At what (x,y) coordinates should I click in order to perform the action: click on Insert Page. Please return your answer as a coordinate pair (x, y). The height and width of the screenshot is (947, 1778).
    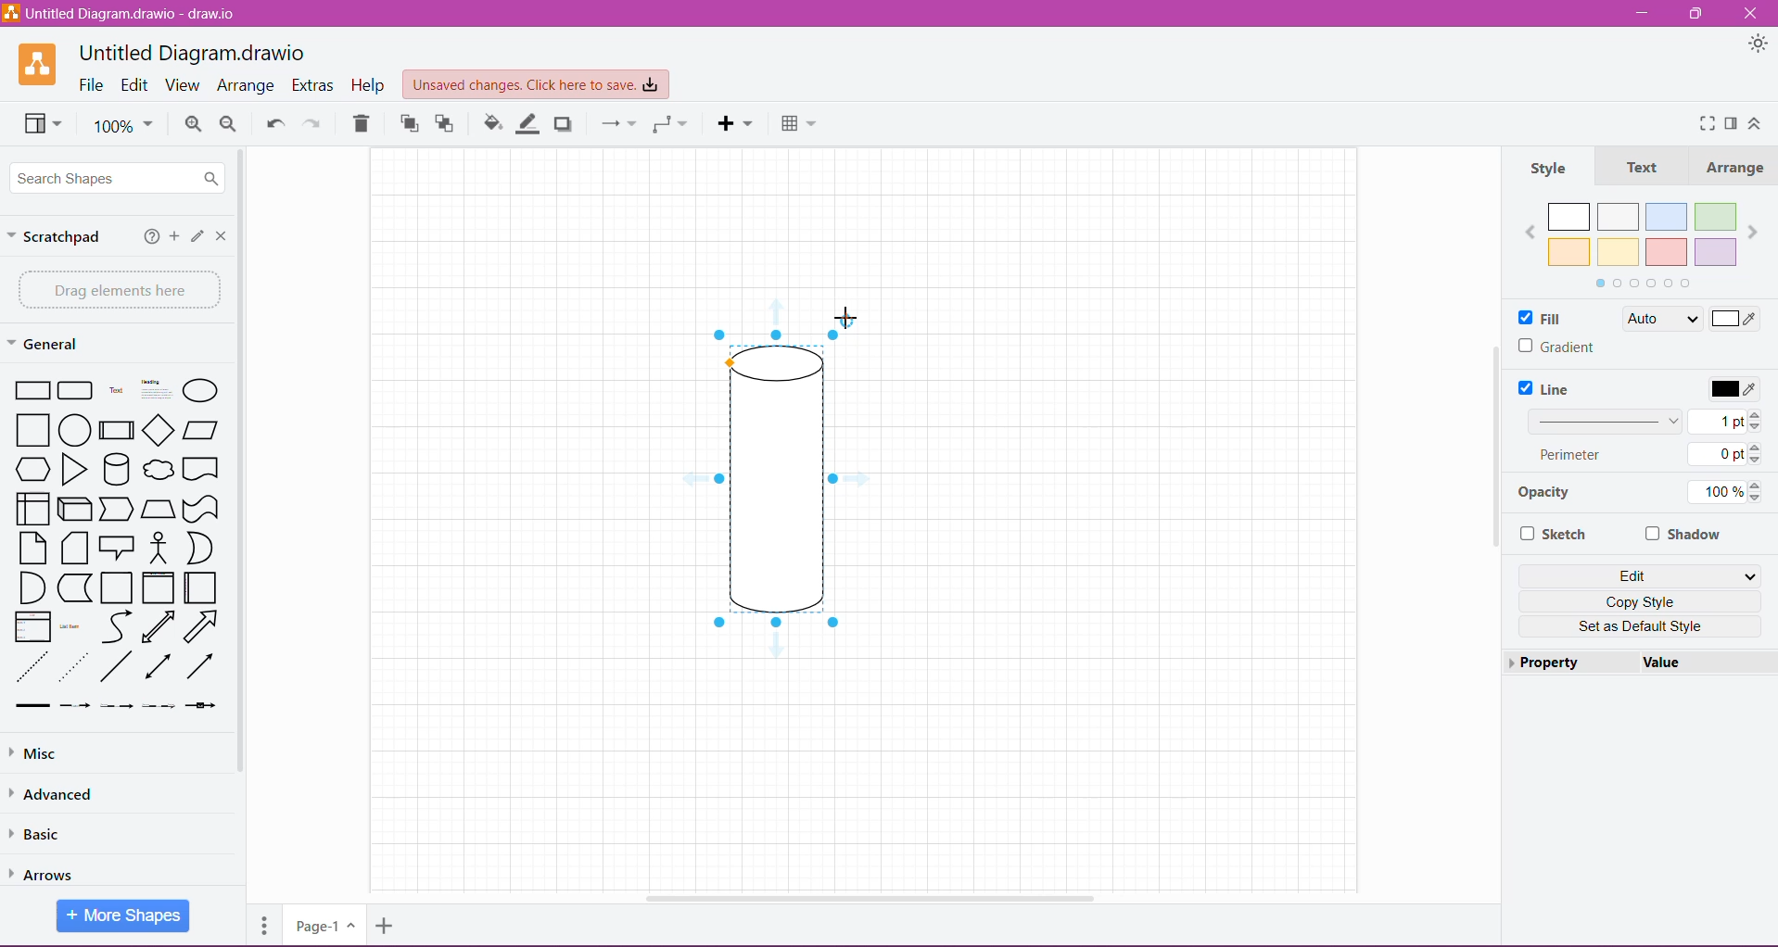
    Looking at the image, I should click on (384, 928).